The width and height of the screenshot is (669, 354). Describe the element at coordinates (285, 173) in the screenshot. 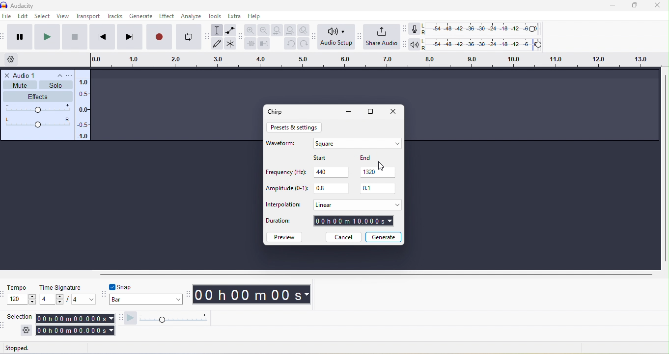

I see `frequency (Hz):` at that location.